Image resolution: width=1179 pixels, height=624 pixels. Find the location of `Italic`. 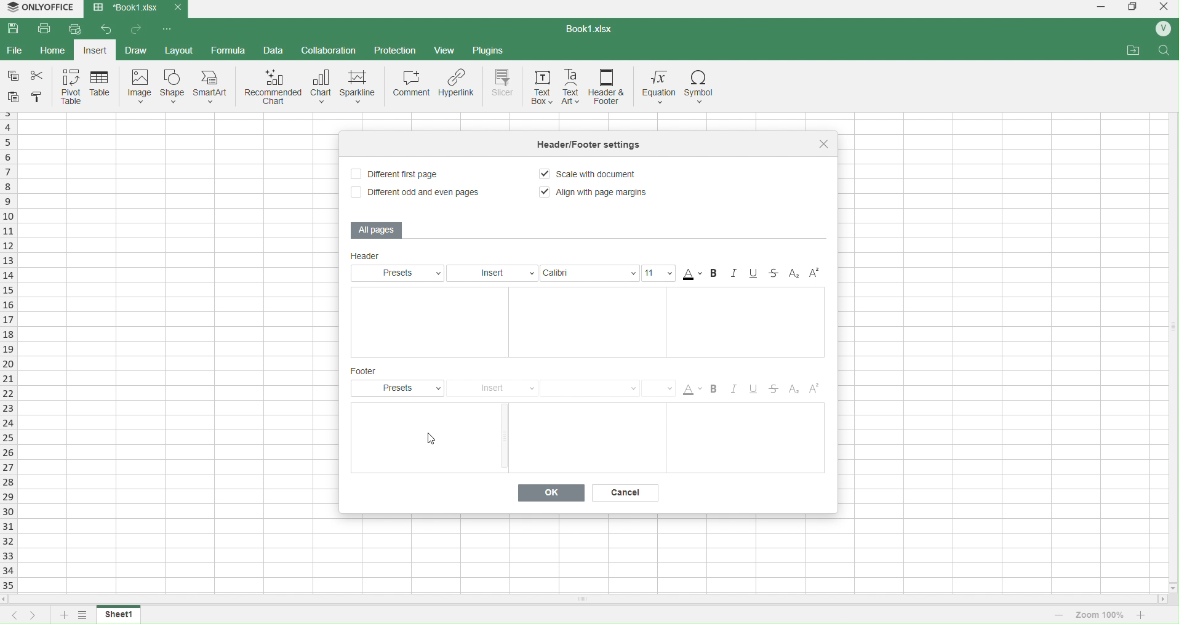

Italic is located at coordinates (737, 274).